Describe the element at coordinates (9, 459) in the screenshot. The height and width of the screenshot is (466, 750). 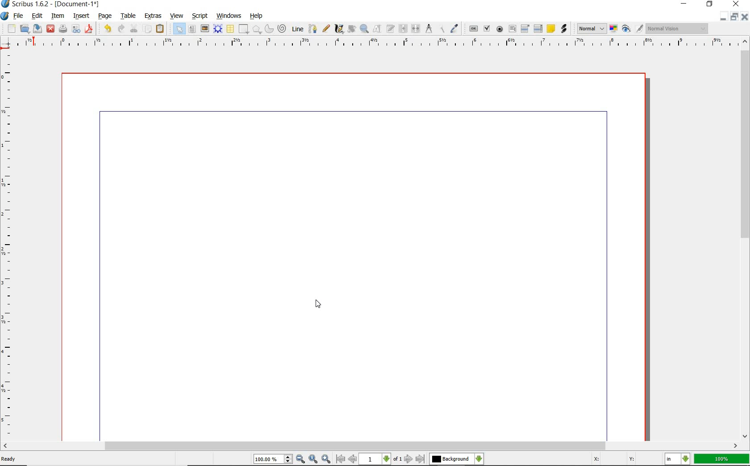
I see `ready` at that location.